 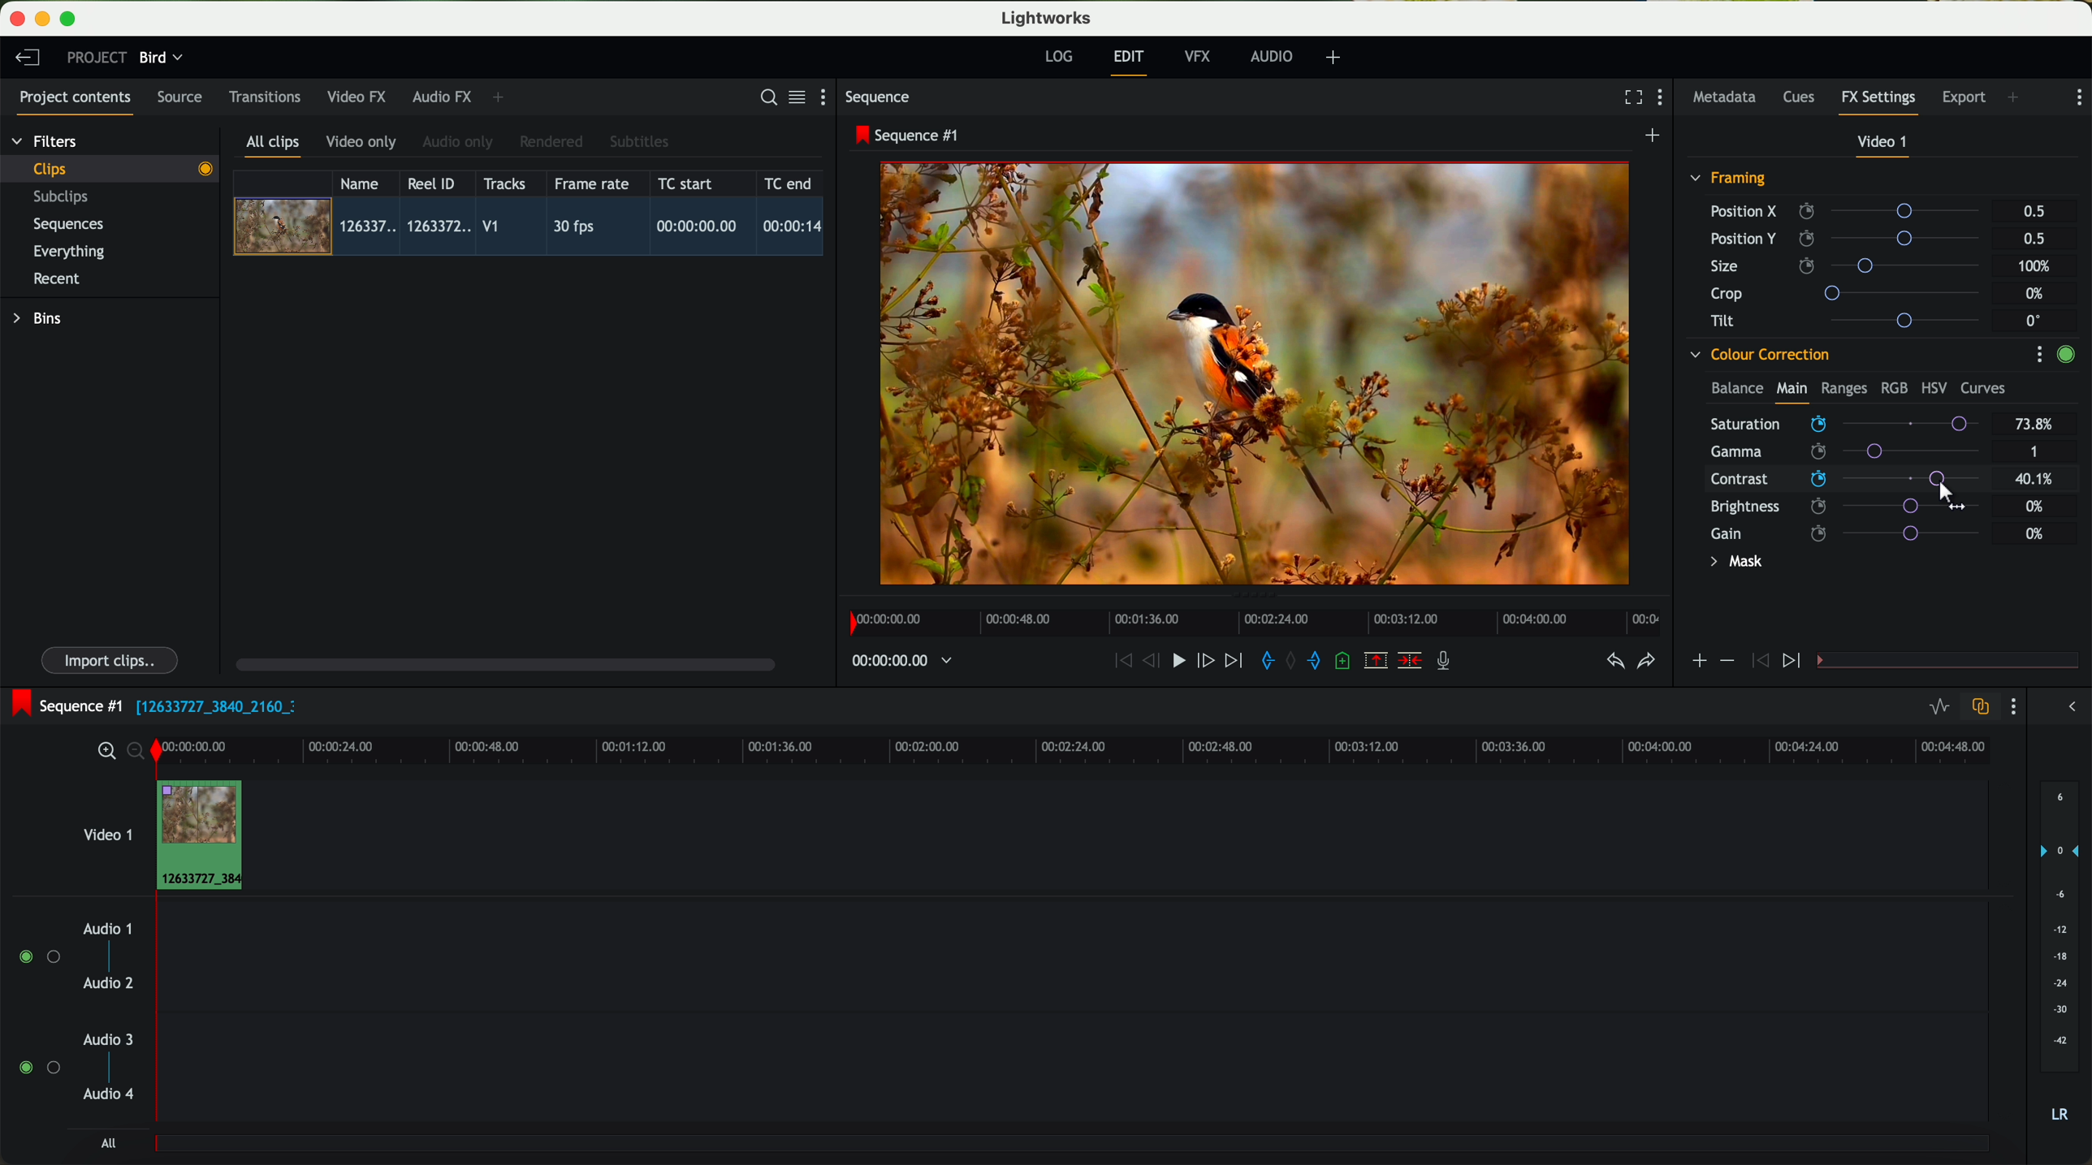 What do you see at coordinates (1893, 386) in the screenshot?
I see `RGB` at bounding box center [1893, 386].